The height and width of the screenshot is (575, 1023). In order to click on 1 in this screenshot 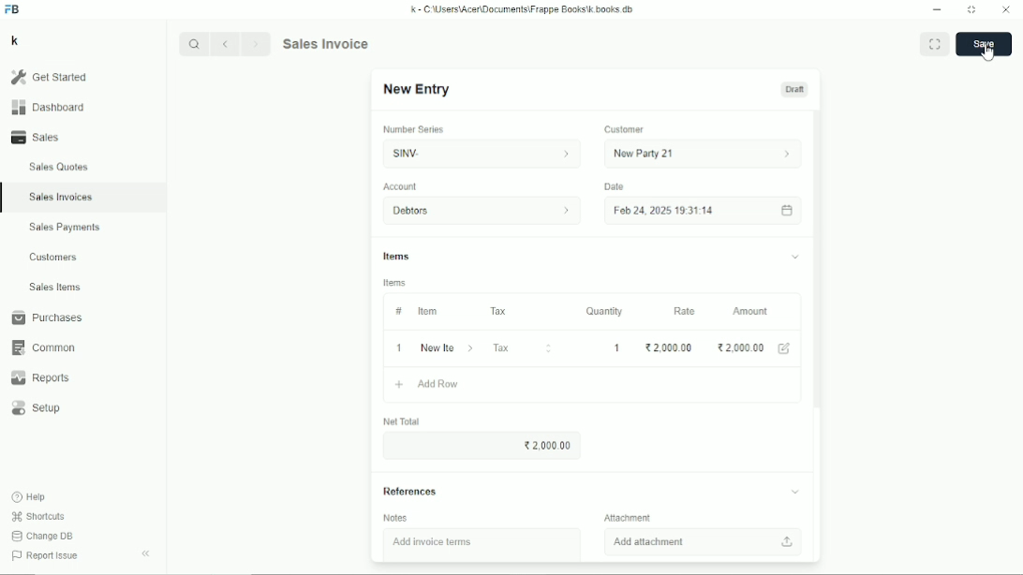, I will do `click(399, 347)`.